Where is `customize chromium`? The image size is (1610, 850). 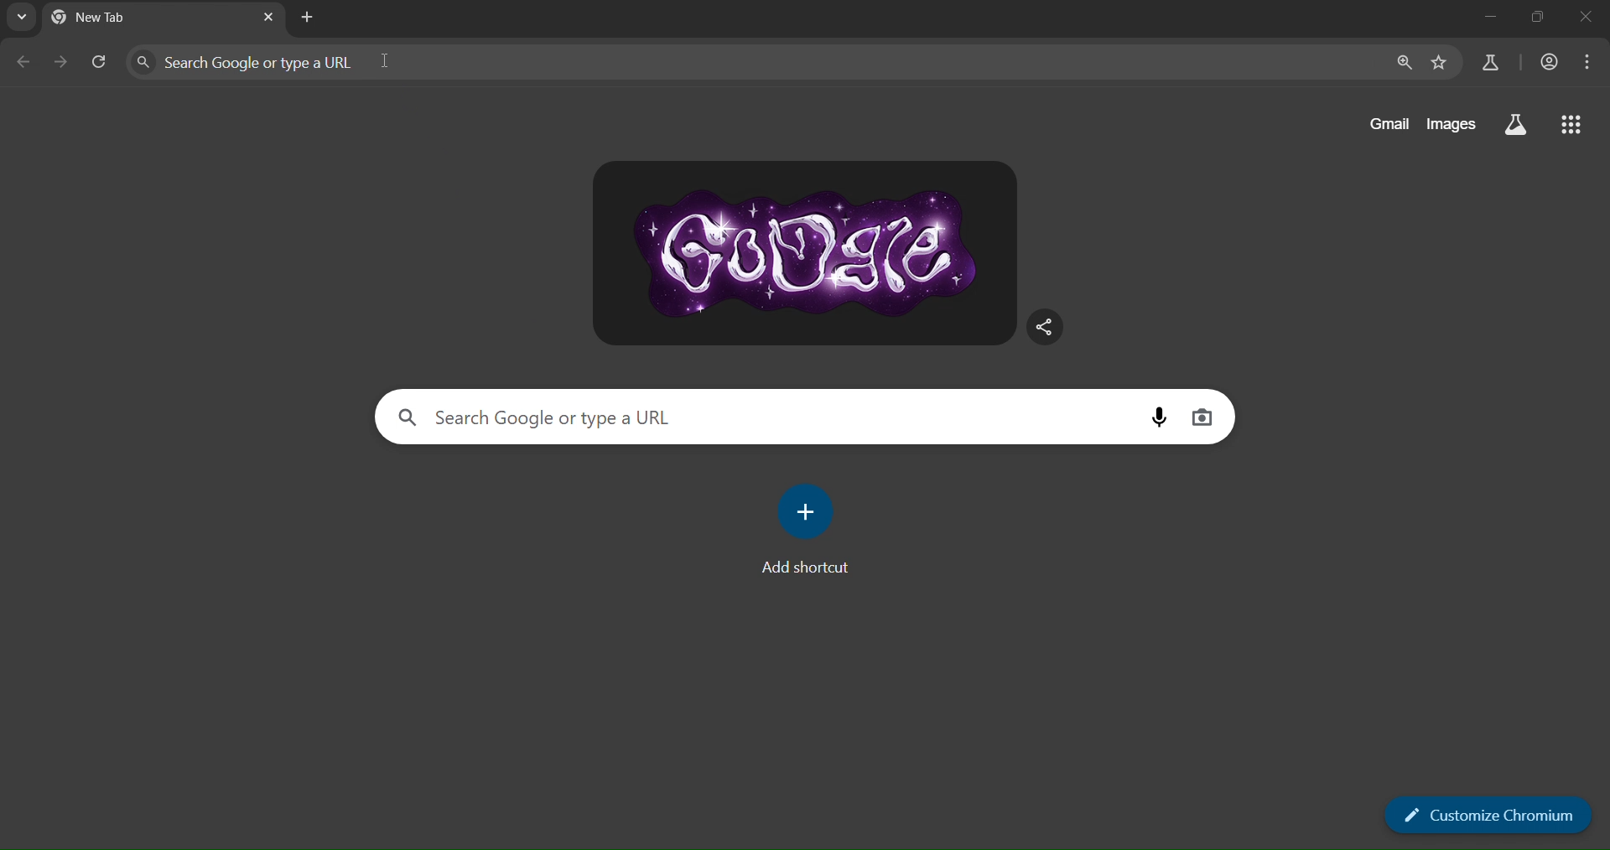 customize chromium is located at coordinates (1486, 816).